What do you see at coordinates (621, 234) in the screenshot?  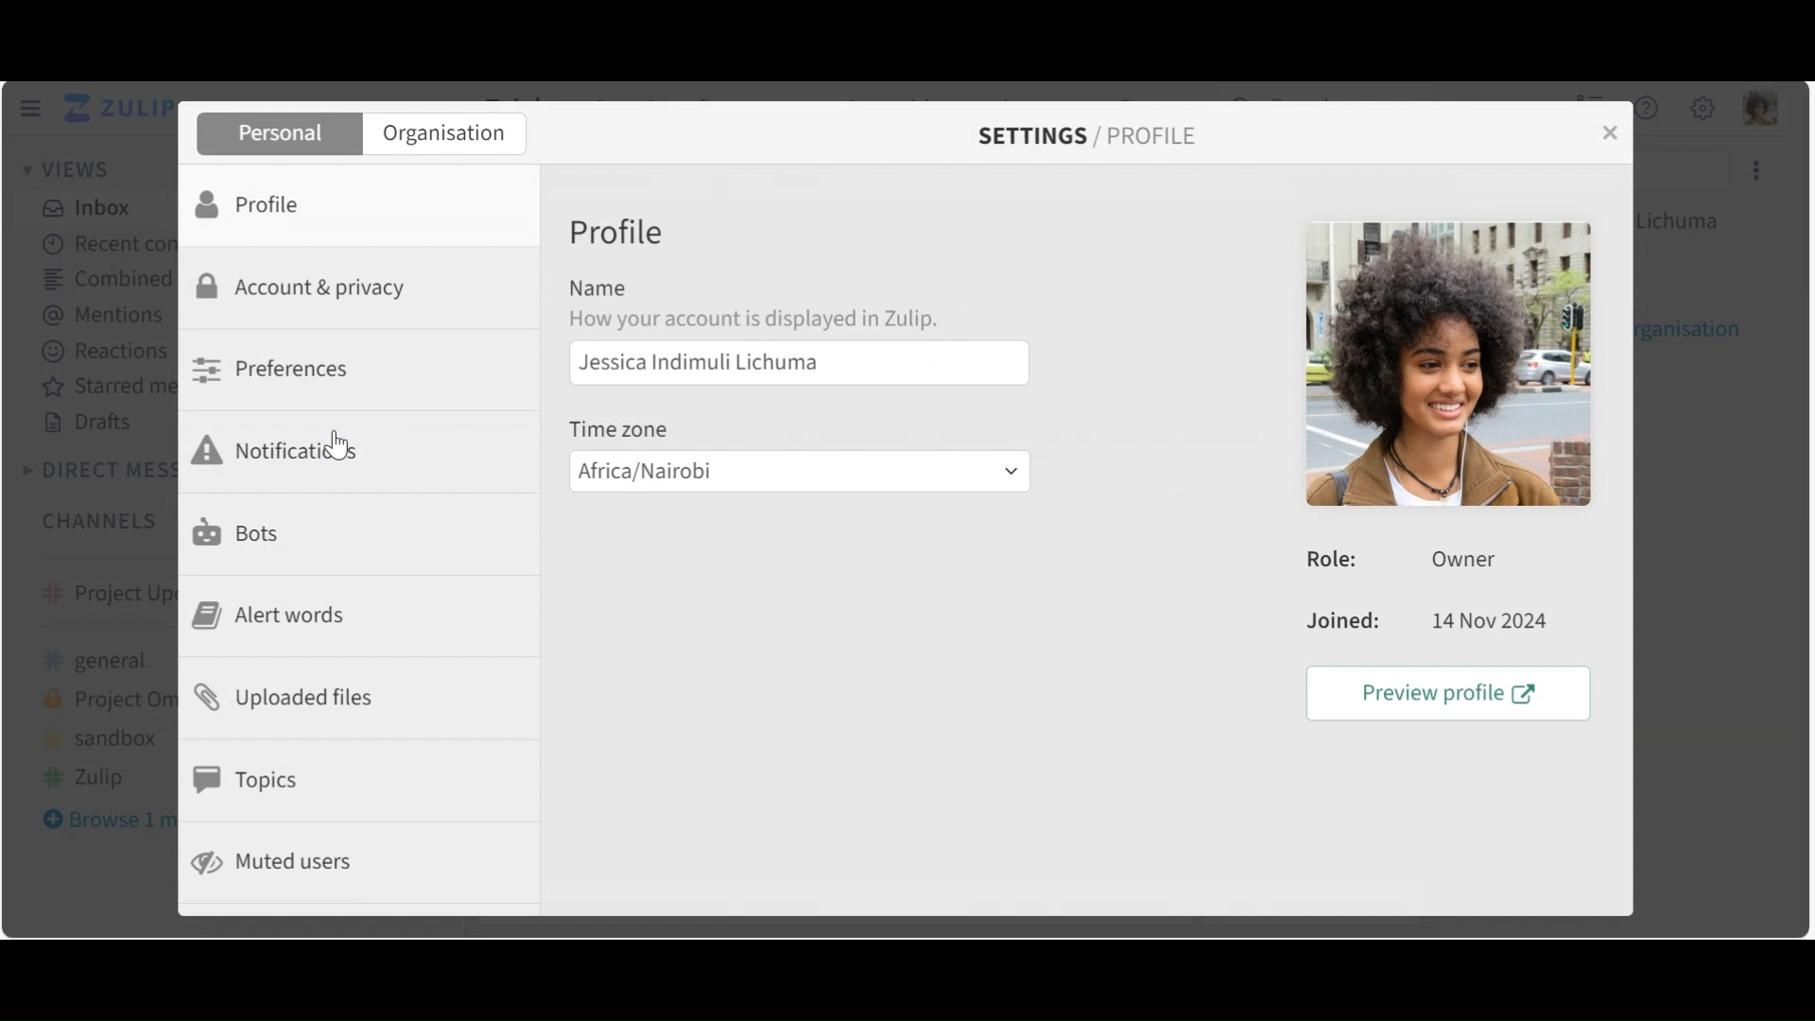 I see `Profile` at bounding box center [621, 234].